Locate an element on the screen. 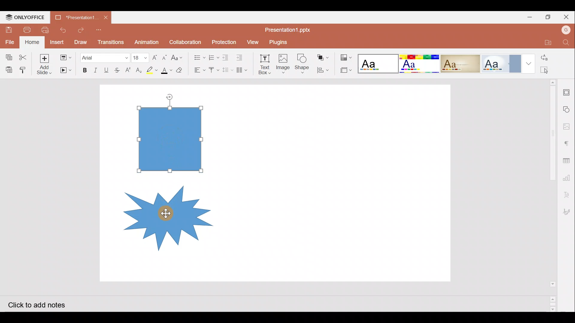 The width and height of the screenshot is (575, 323). Object 1 is located at coordinates (173, 138).